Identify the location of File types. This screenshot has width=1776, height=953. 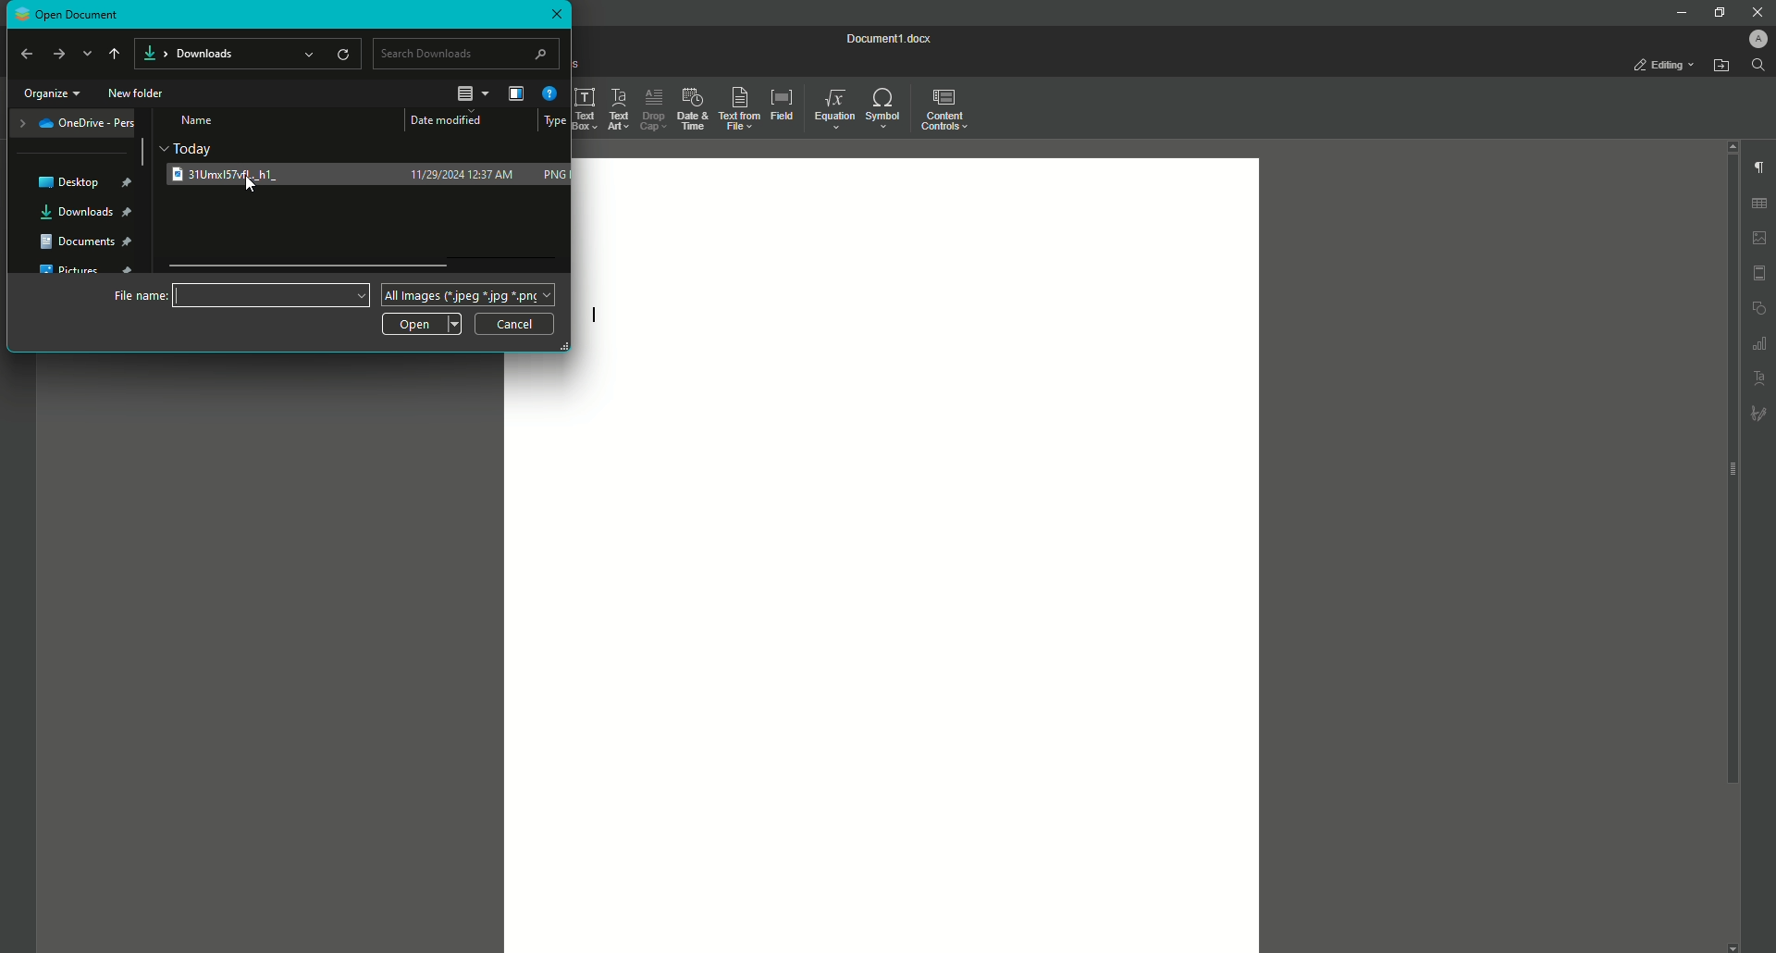
(467, 294).